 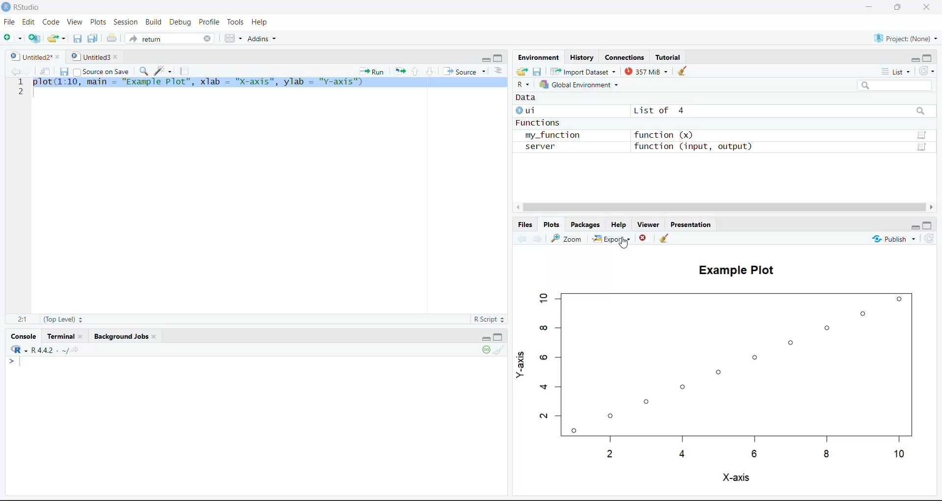 What do you see at coordinates (22, 319) in the screenshot?
I see `2:1` at bounding box center [22, 319].